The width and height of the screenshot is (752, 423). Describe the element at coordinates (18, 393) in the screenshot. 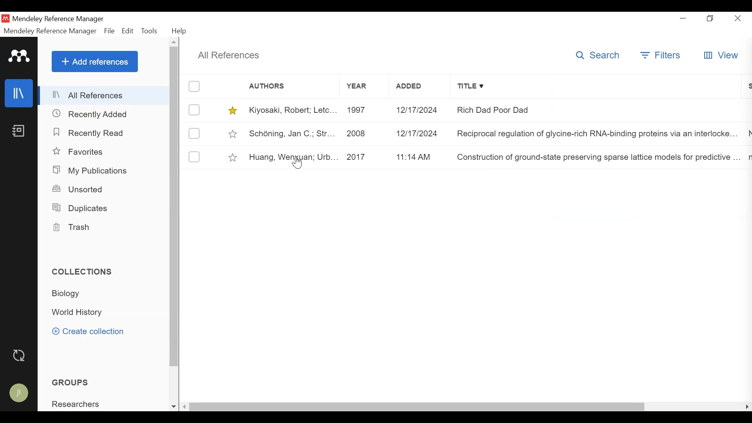

I see `Avatar` at that location.